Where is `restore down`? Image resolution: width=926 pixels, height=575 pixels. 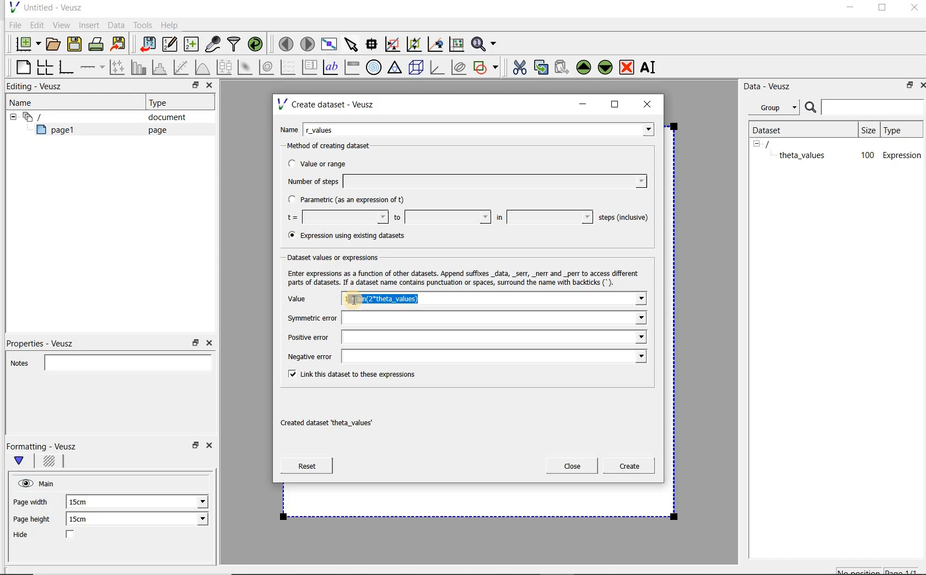 restore down is located at coordinates (196, 343).